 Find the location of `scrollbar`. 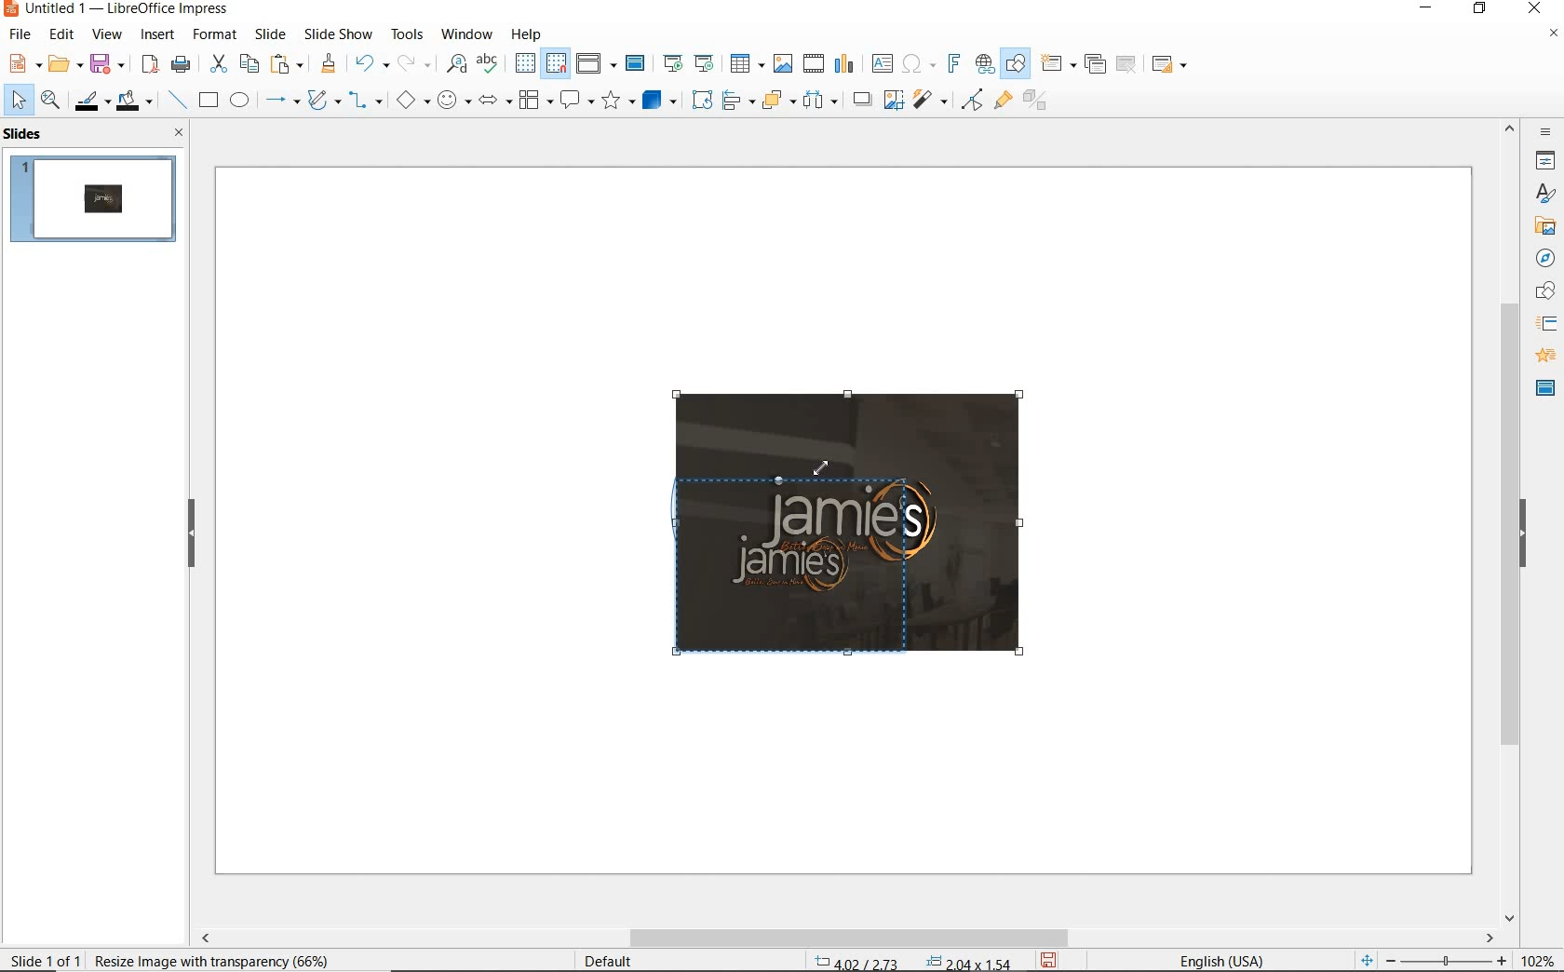

scrollbar is located at coordinates (845, 938).